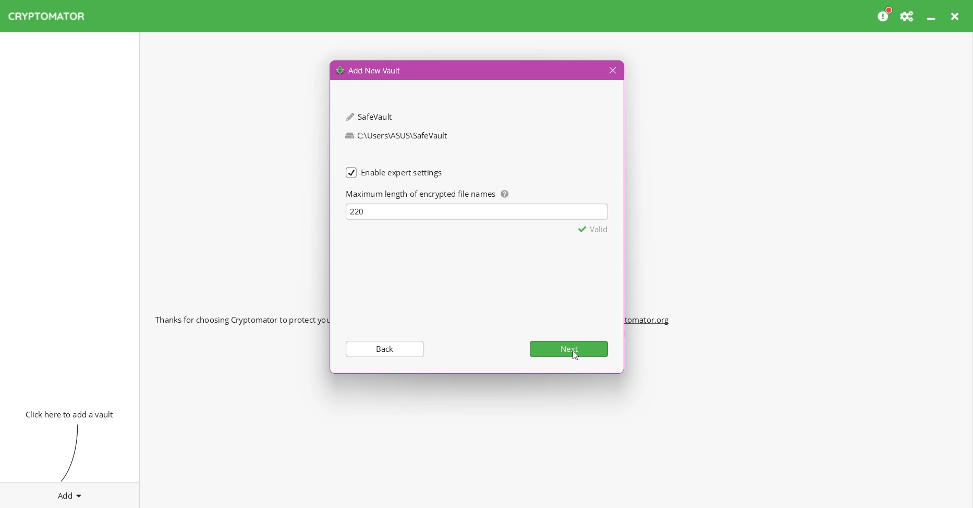 Image resolution: width=973 pixels, height=508 pixels. I want to click on Maximum length of encrypted file names, so click(477, 211).